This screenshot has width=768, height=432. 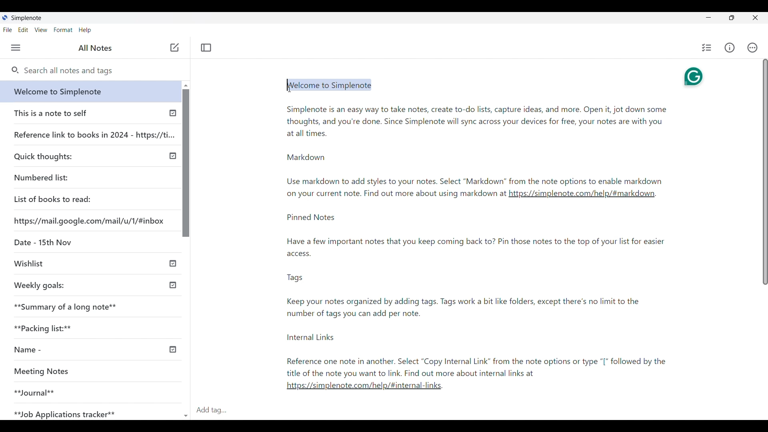 I want to click on Title of left panel, so click(x=95, y=48).